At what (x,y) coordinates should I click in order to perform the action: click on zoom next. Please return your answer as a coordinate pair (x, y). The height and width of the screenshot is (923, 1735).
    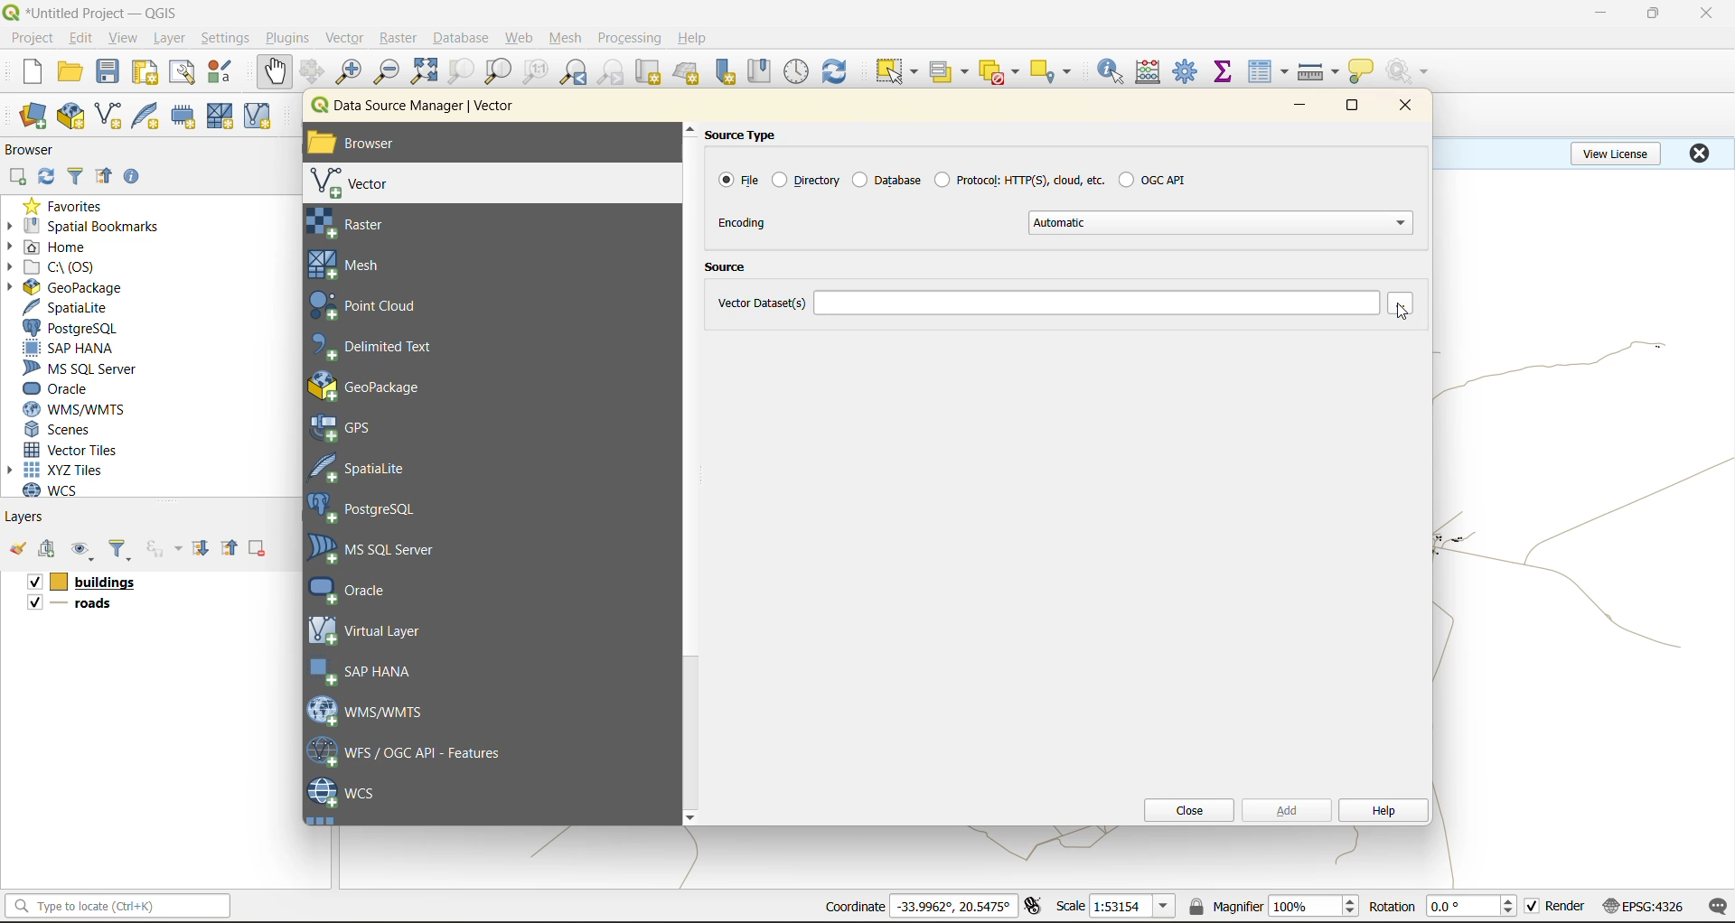
    Looking at the image, I should click on (614, 72).